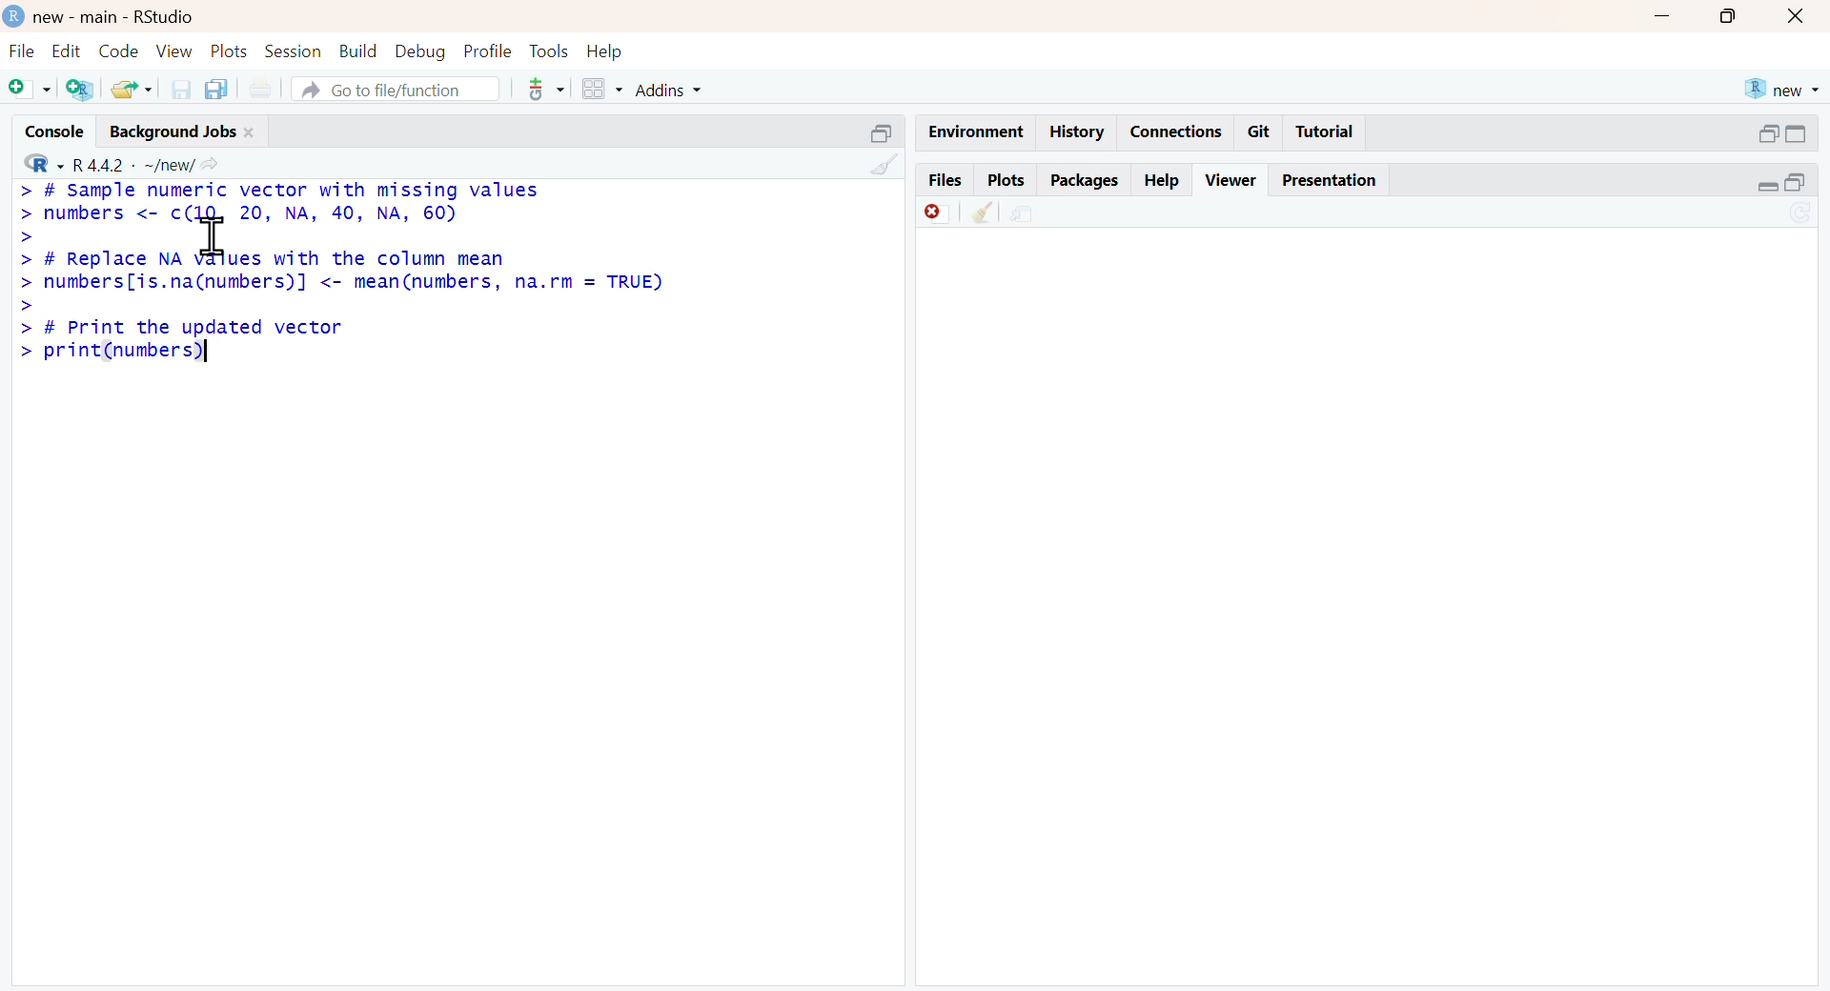 The image size is (1830, 991). Describe the element at coordinates (884, 133) in the screenshot. I see `open in separate window` at that location.